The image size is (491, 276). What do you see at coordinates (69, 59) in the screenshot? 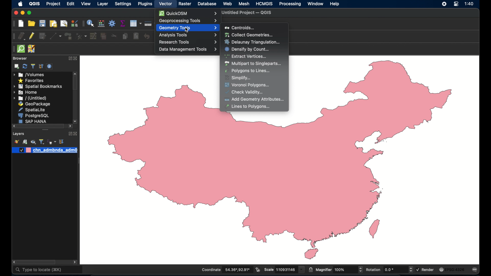
I see `expand` at bounding box center [69, 59].